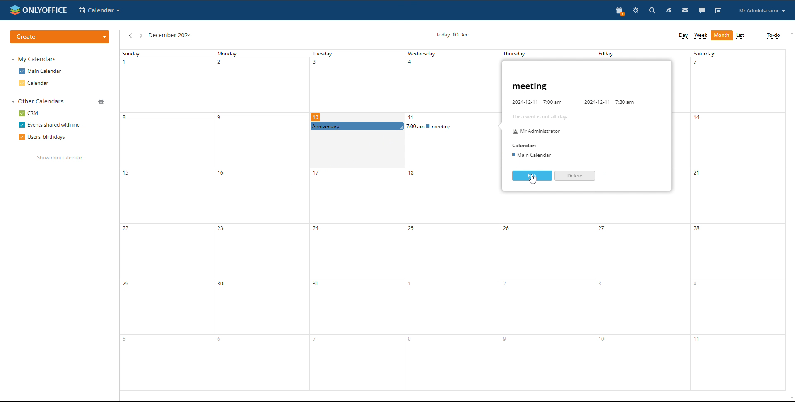 This screenshot has height=402, width=795. What do you see at coordinates (29, 113) in the screenshot?
I see `crm` at bounding box center [29, 113].